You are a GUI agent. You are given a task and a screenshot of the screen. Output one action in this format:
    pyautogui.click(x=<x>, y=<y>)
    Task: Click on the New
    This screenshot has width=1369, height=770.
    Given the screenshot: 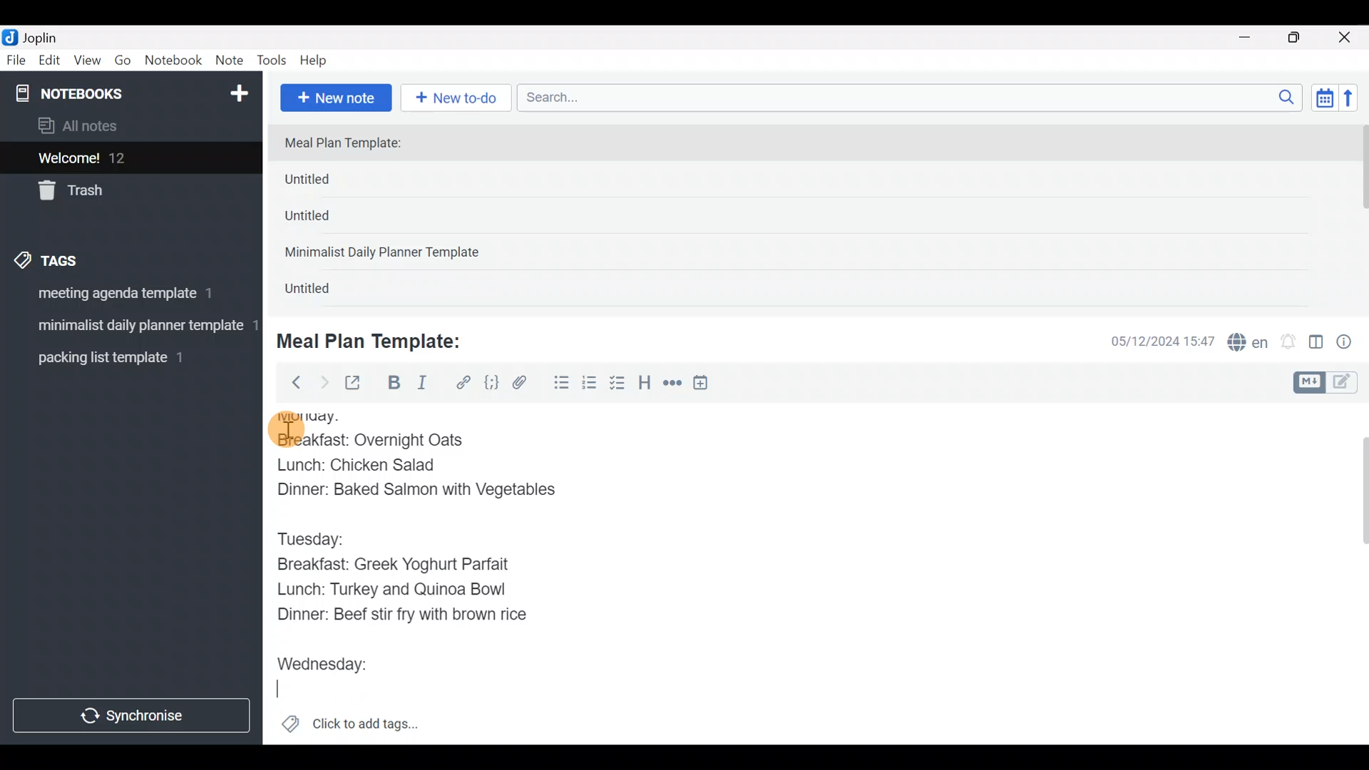 What is the action you would take?
    pyautogui.click(x=238, y=91)
    